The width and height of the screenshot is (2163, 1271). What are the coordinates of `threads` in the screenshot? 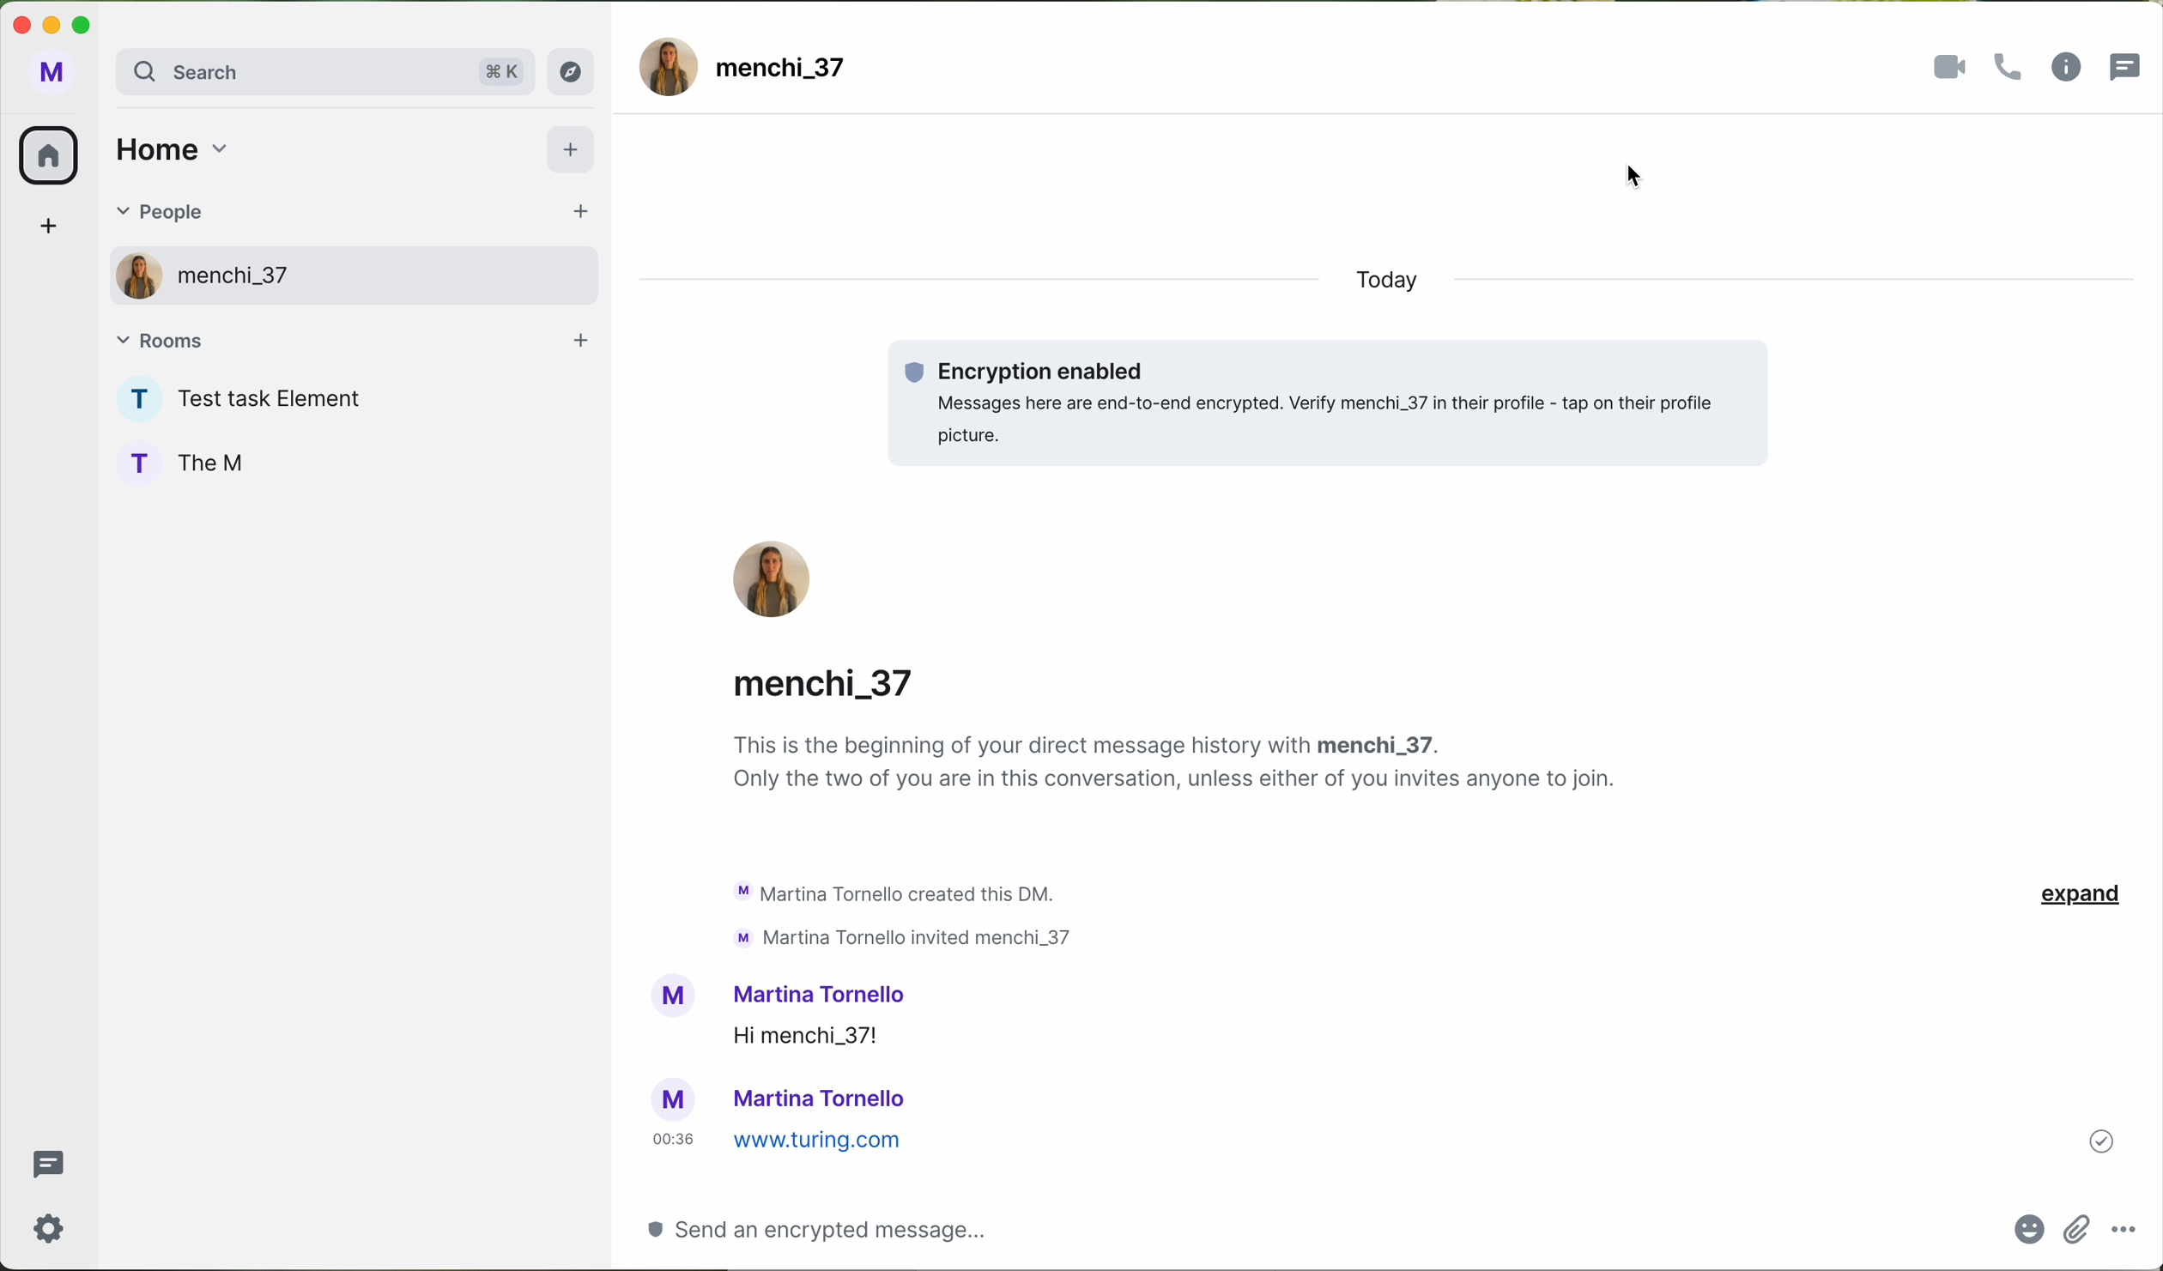 It's located at (2130, 64).